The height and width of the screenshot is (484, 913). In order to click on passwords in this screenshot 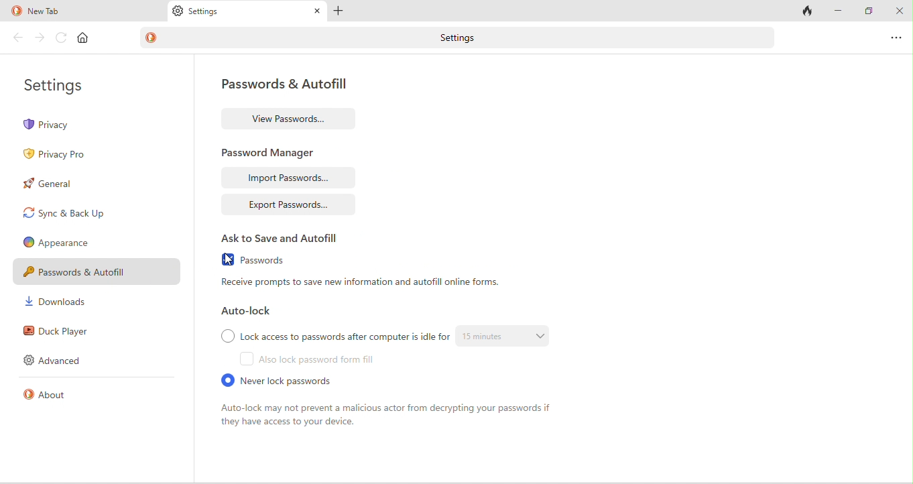, I will do `click(269, 259)`.